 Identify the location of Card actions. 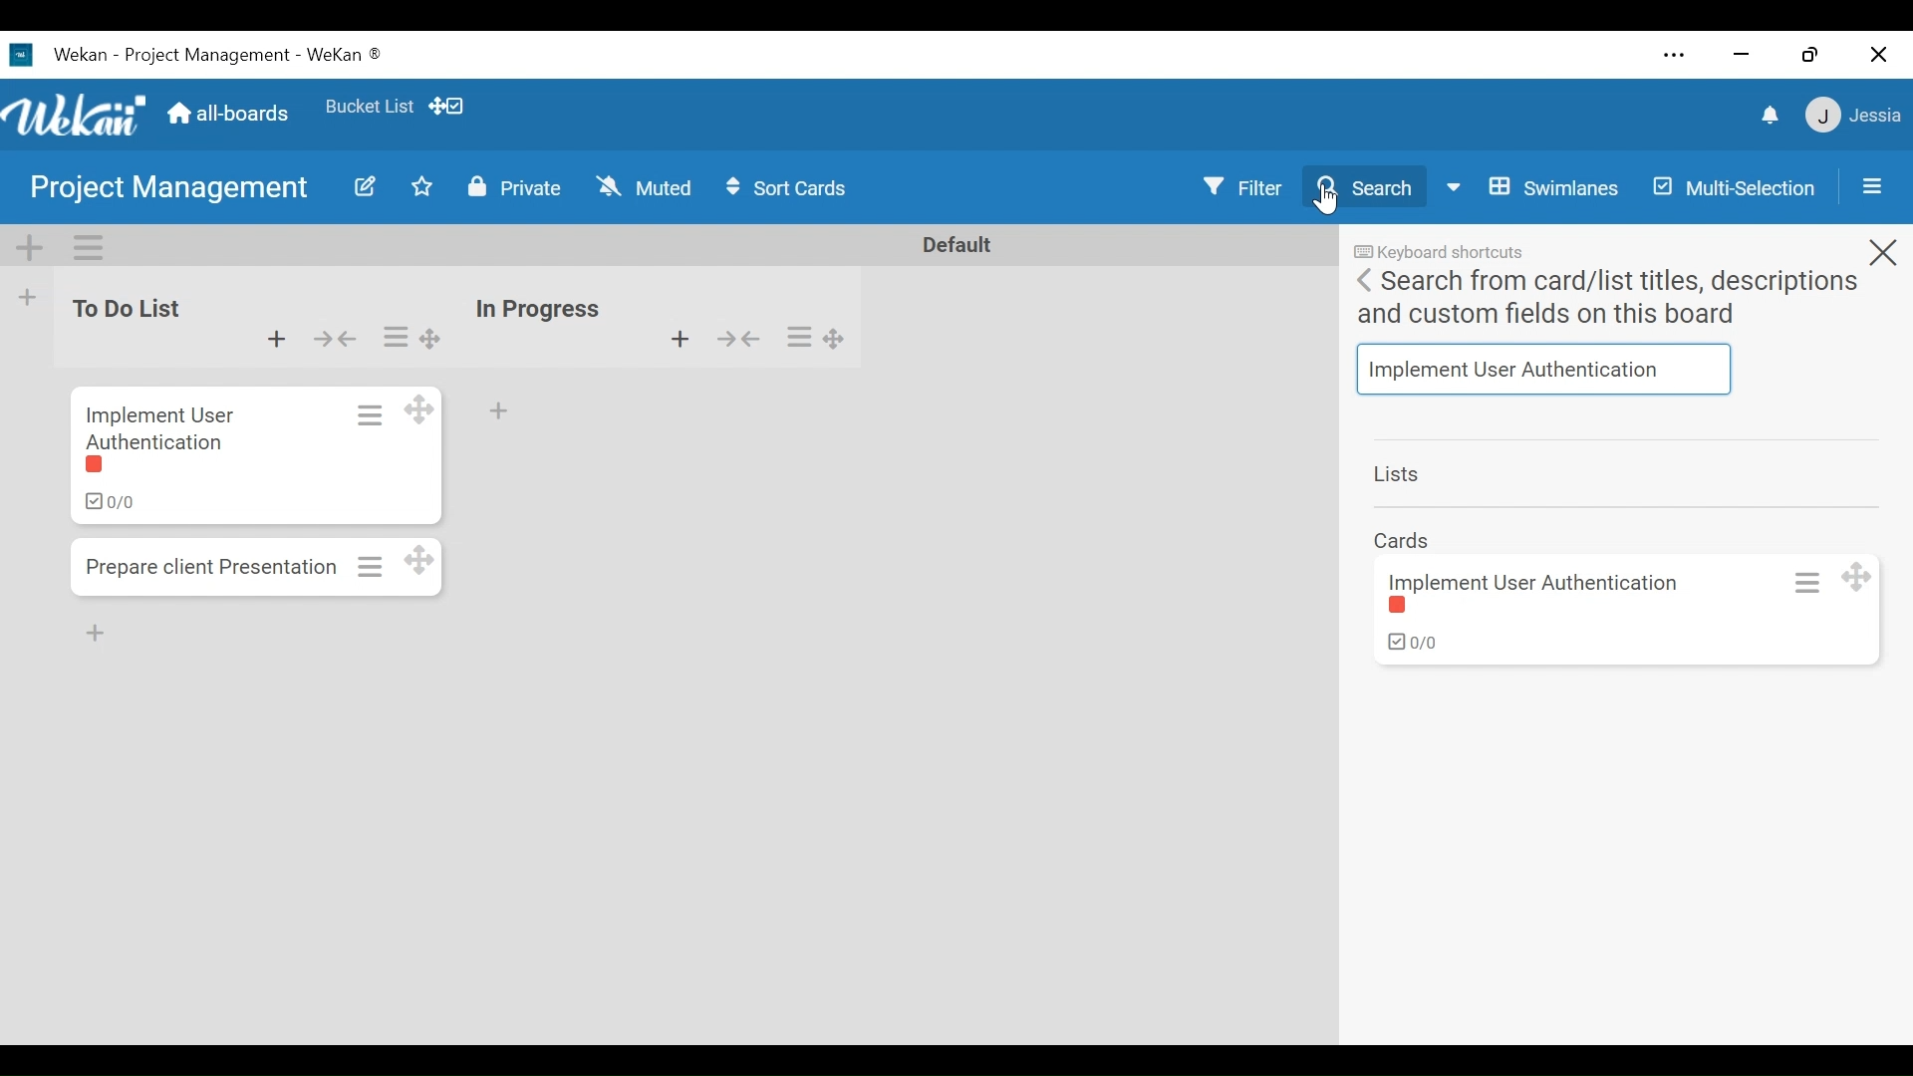
(372, 565).